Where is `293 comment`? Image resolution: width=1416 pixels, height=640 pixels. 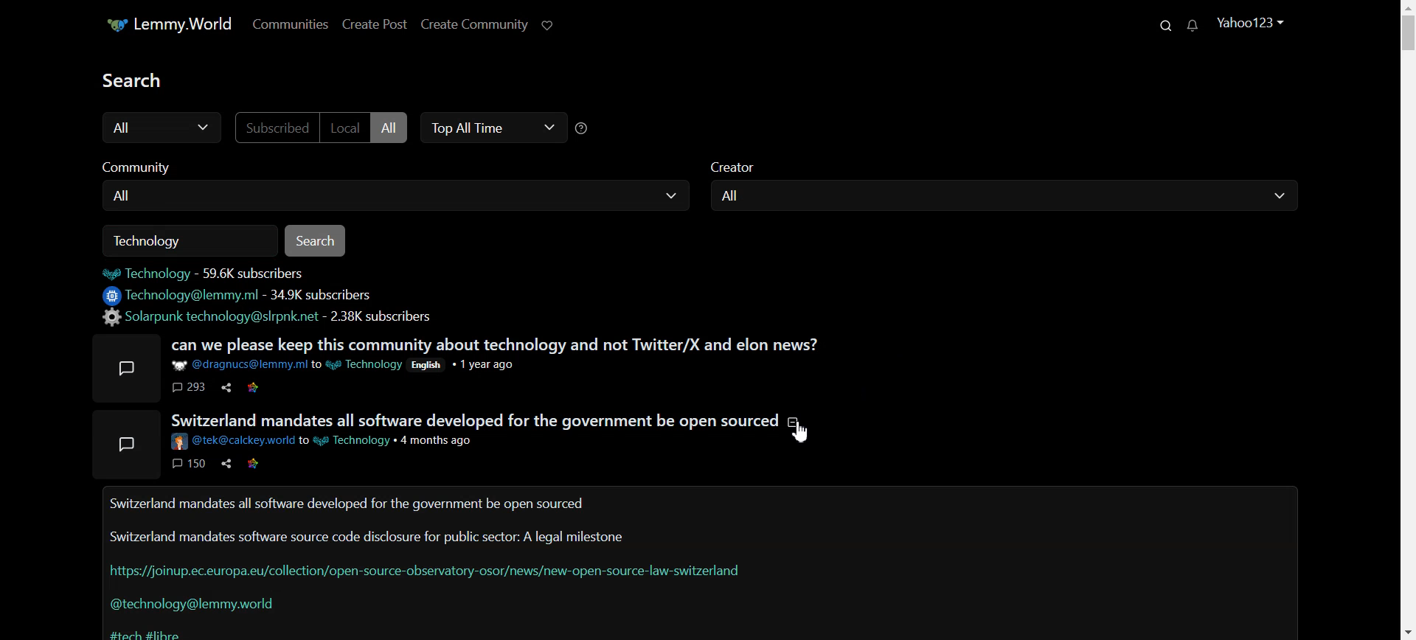
293 comment is located at coordinates (190, 388).